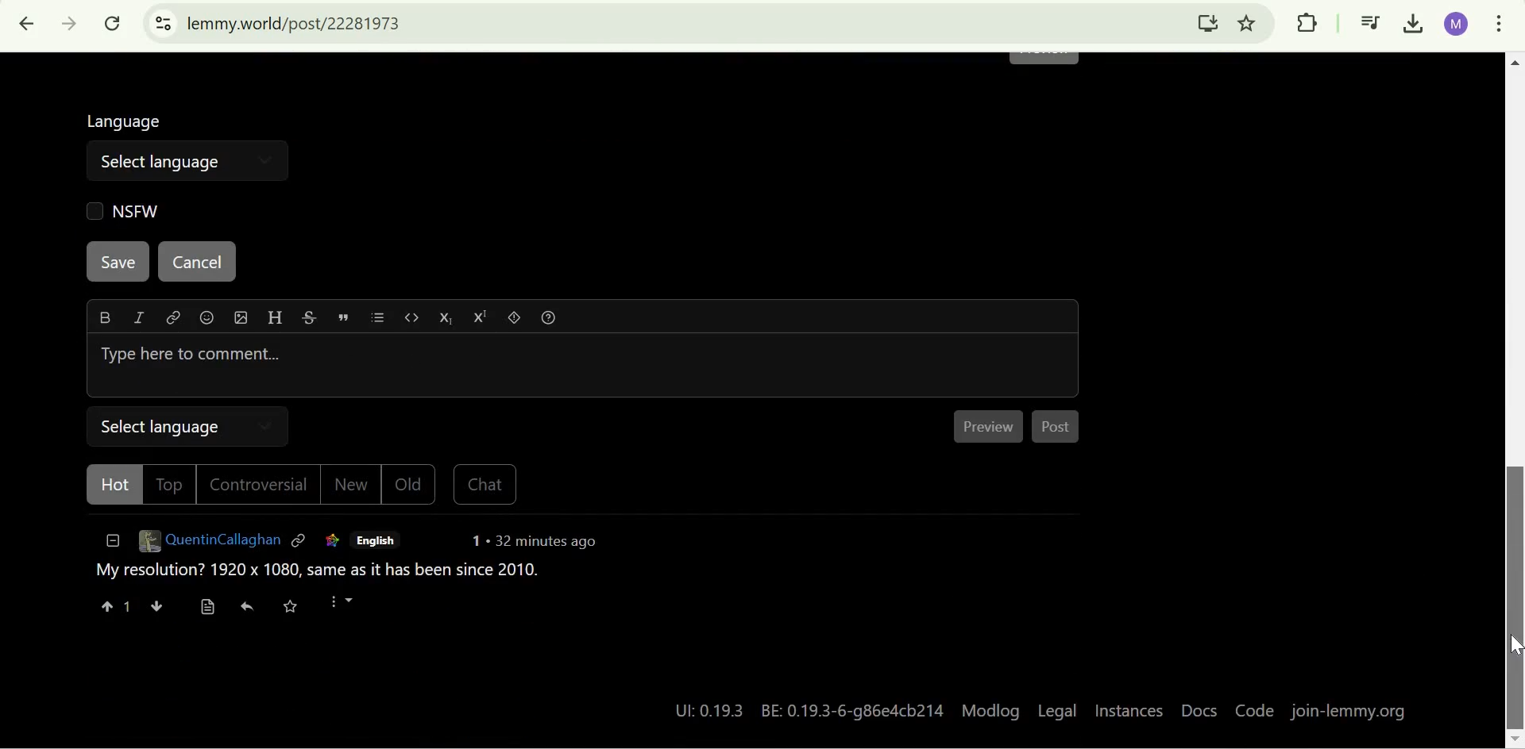 Image resolution: width=1525 pixels, height=749 pixels. What do you see at coordinates (517, 320) in the screenshot?
I see `spoiler` at bounding box center [517, 320].